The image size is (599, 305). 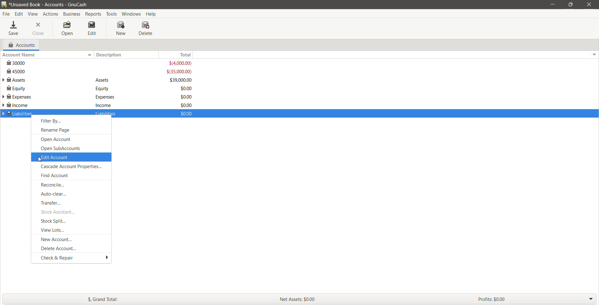 I want to click on Edit, so click(x=20, y=14).